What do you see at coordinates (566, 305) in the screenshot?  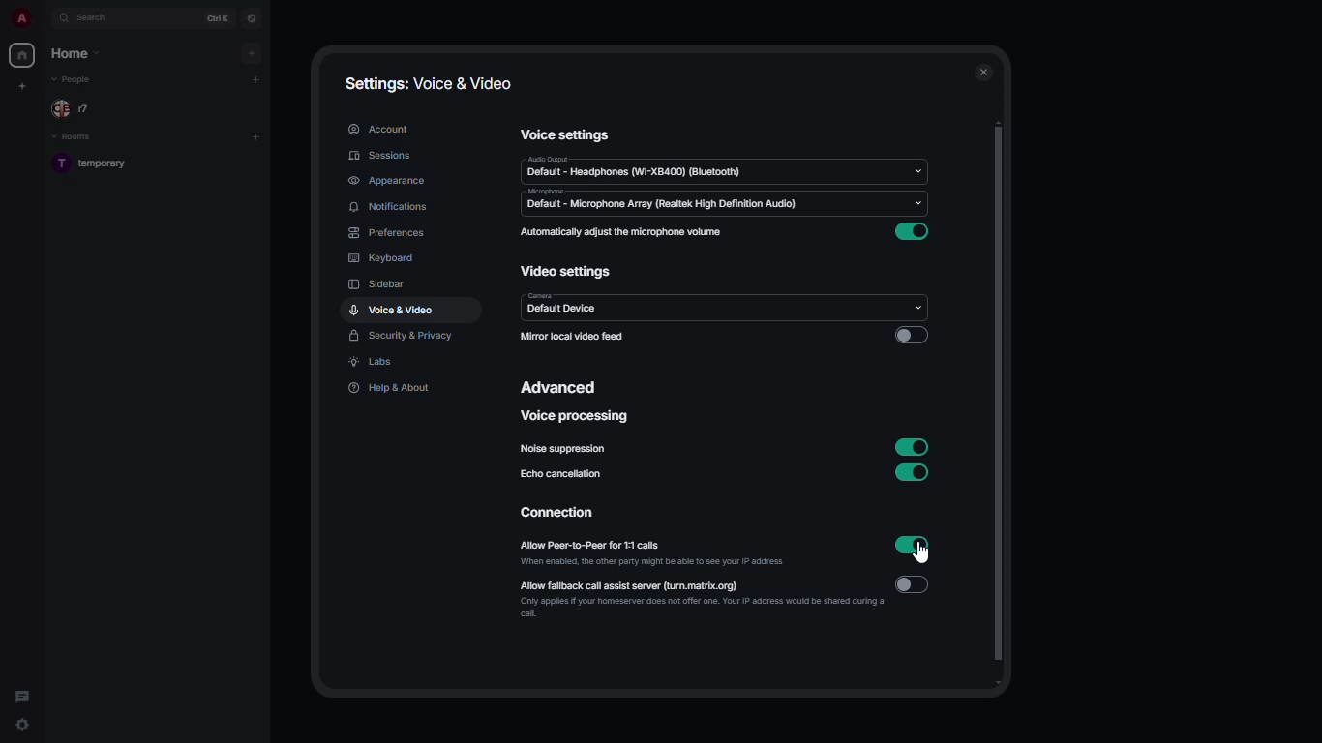 I see `camera default` at bounding box center [566, 305].